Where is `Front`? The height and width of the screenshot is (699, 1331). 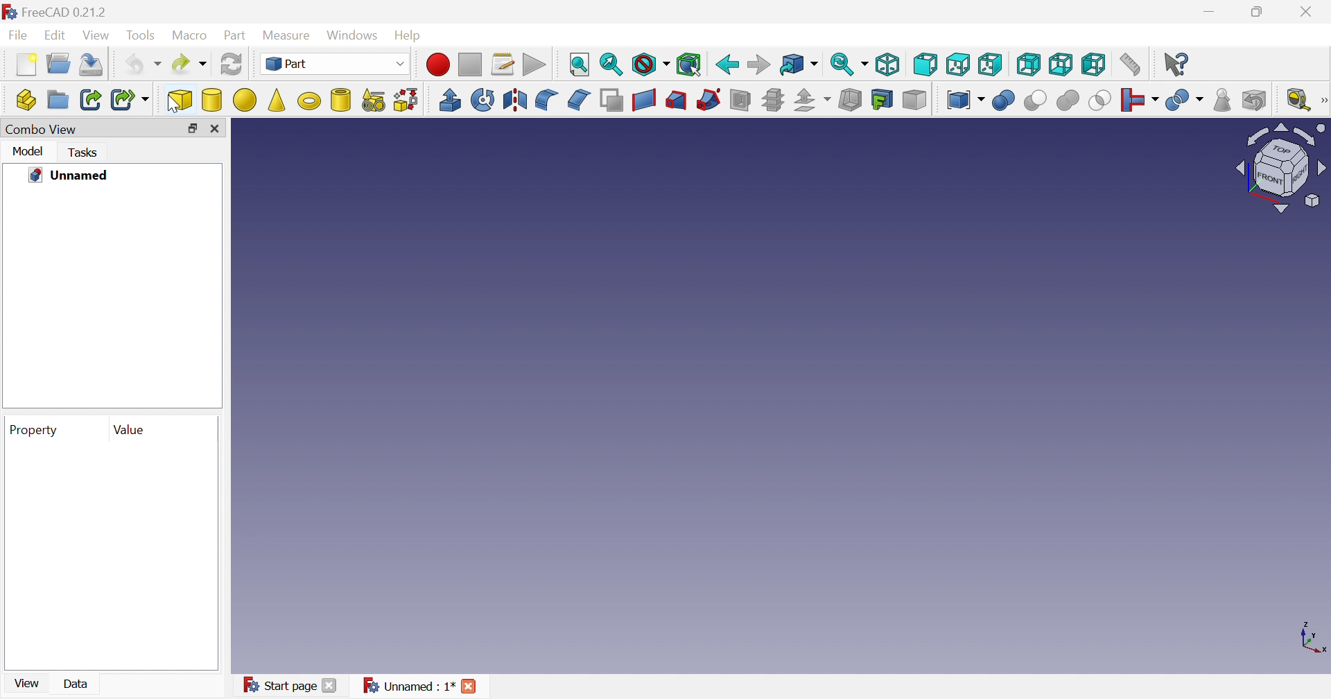
Front is located at coordinates (925, 65).